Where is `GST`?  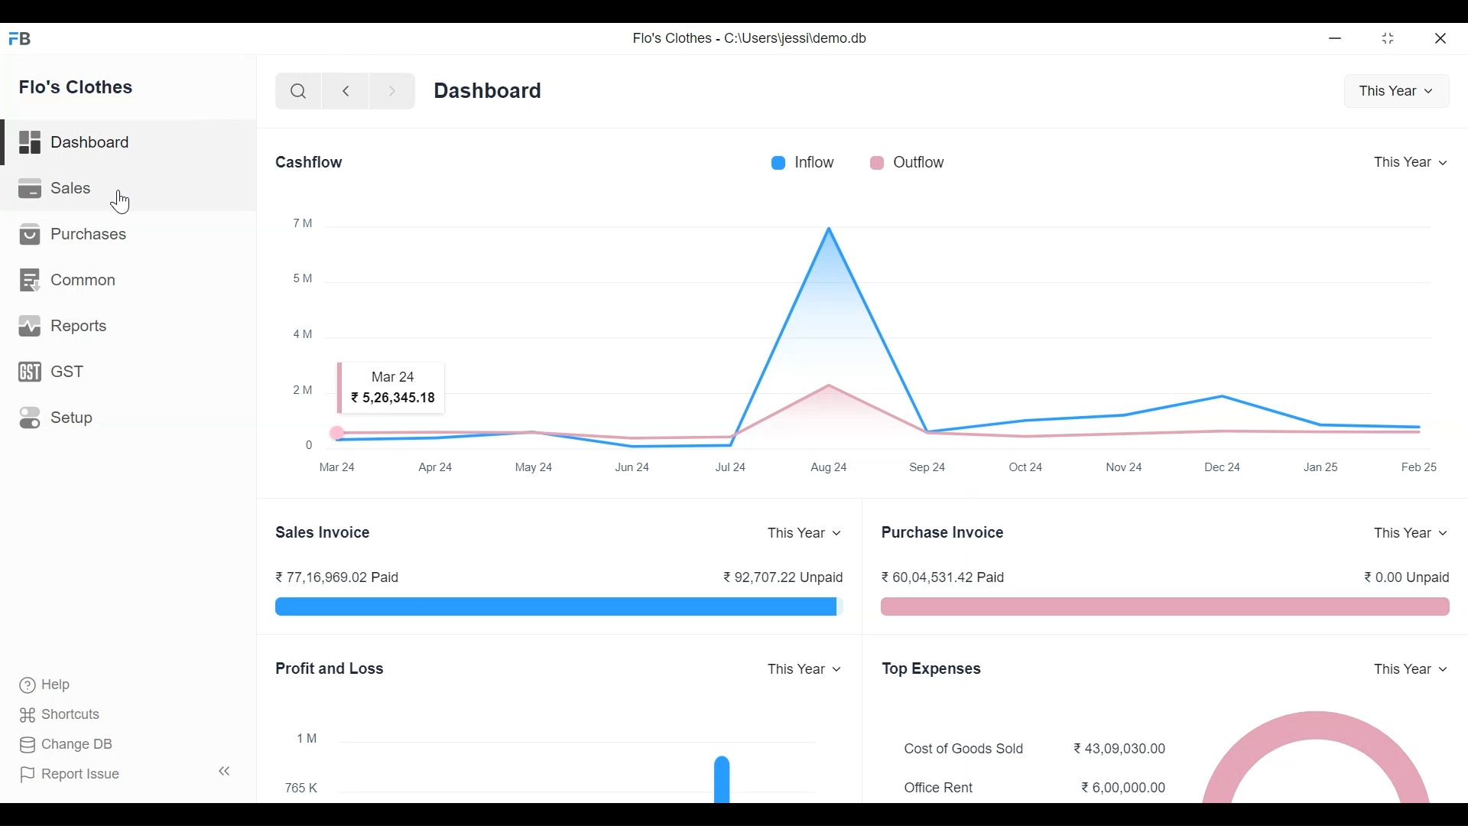 GST is located at coordinates (54, 370).